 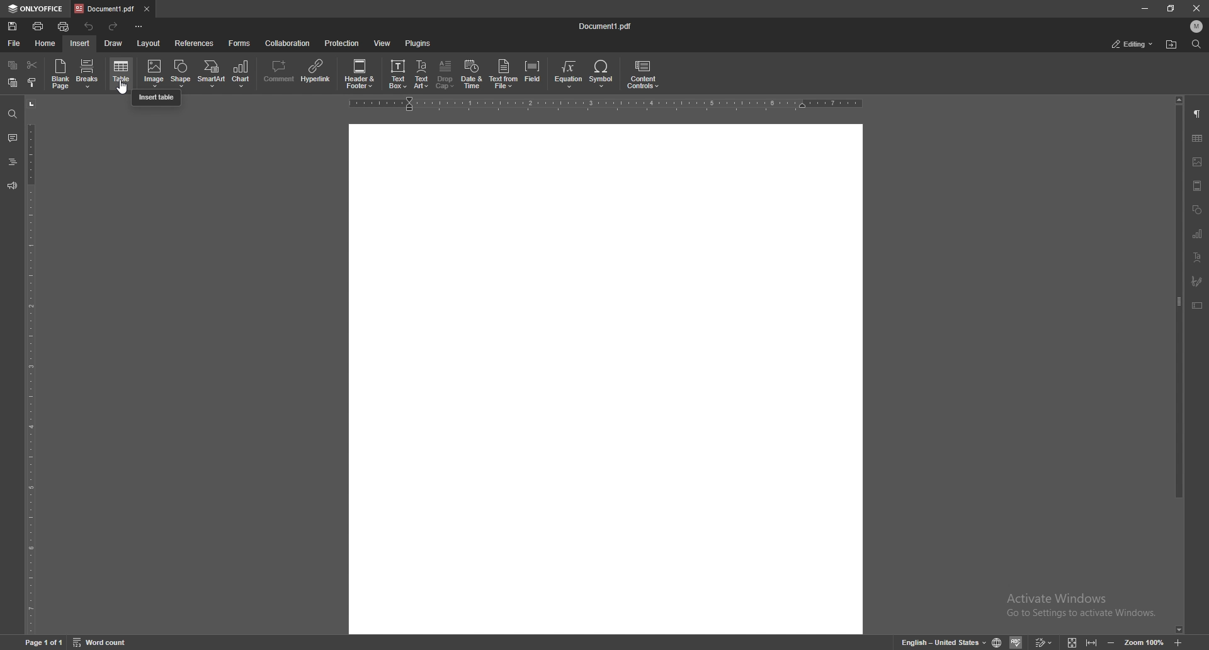 What do you see at coordinates (1197, 44) in the screenshot?
I see `find` at bounding box center [1197, 44].